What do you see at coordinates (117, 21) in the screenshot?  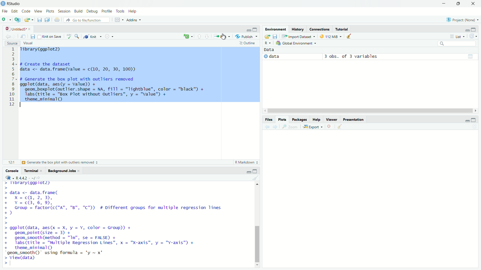 I see `grid` at bounding box center [117, 21].